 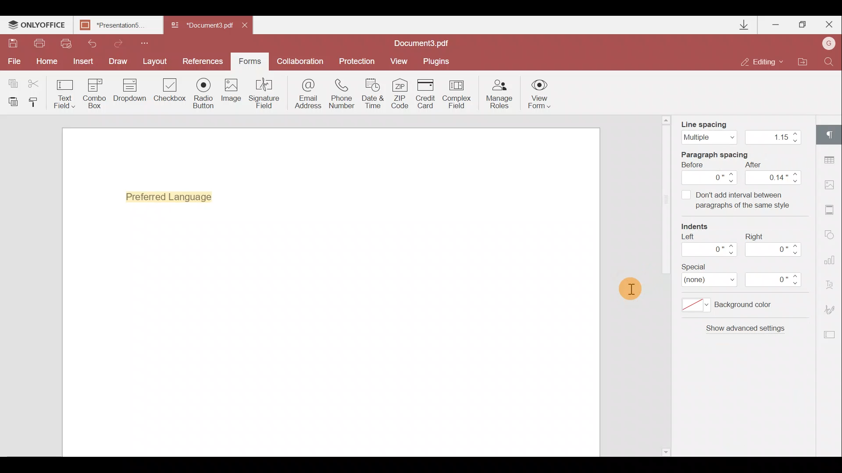 What do you see at coordinates (173, 196) in the screenshot?
I see `Preferred Language` at bounding box center [173, 196].